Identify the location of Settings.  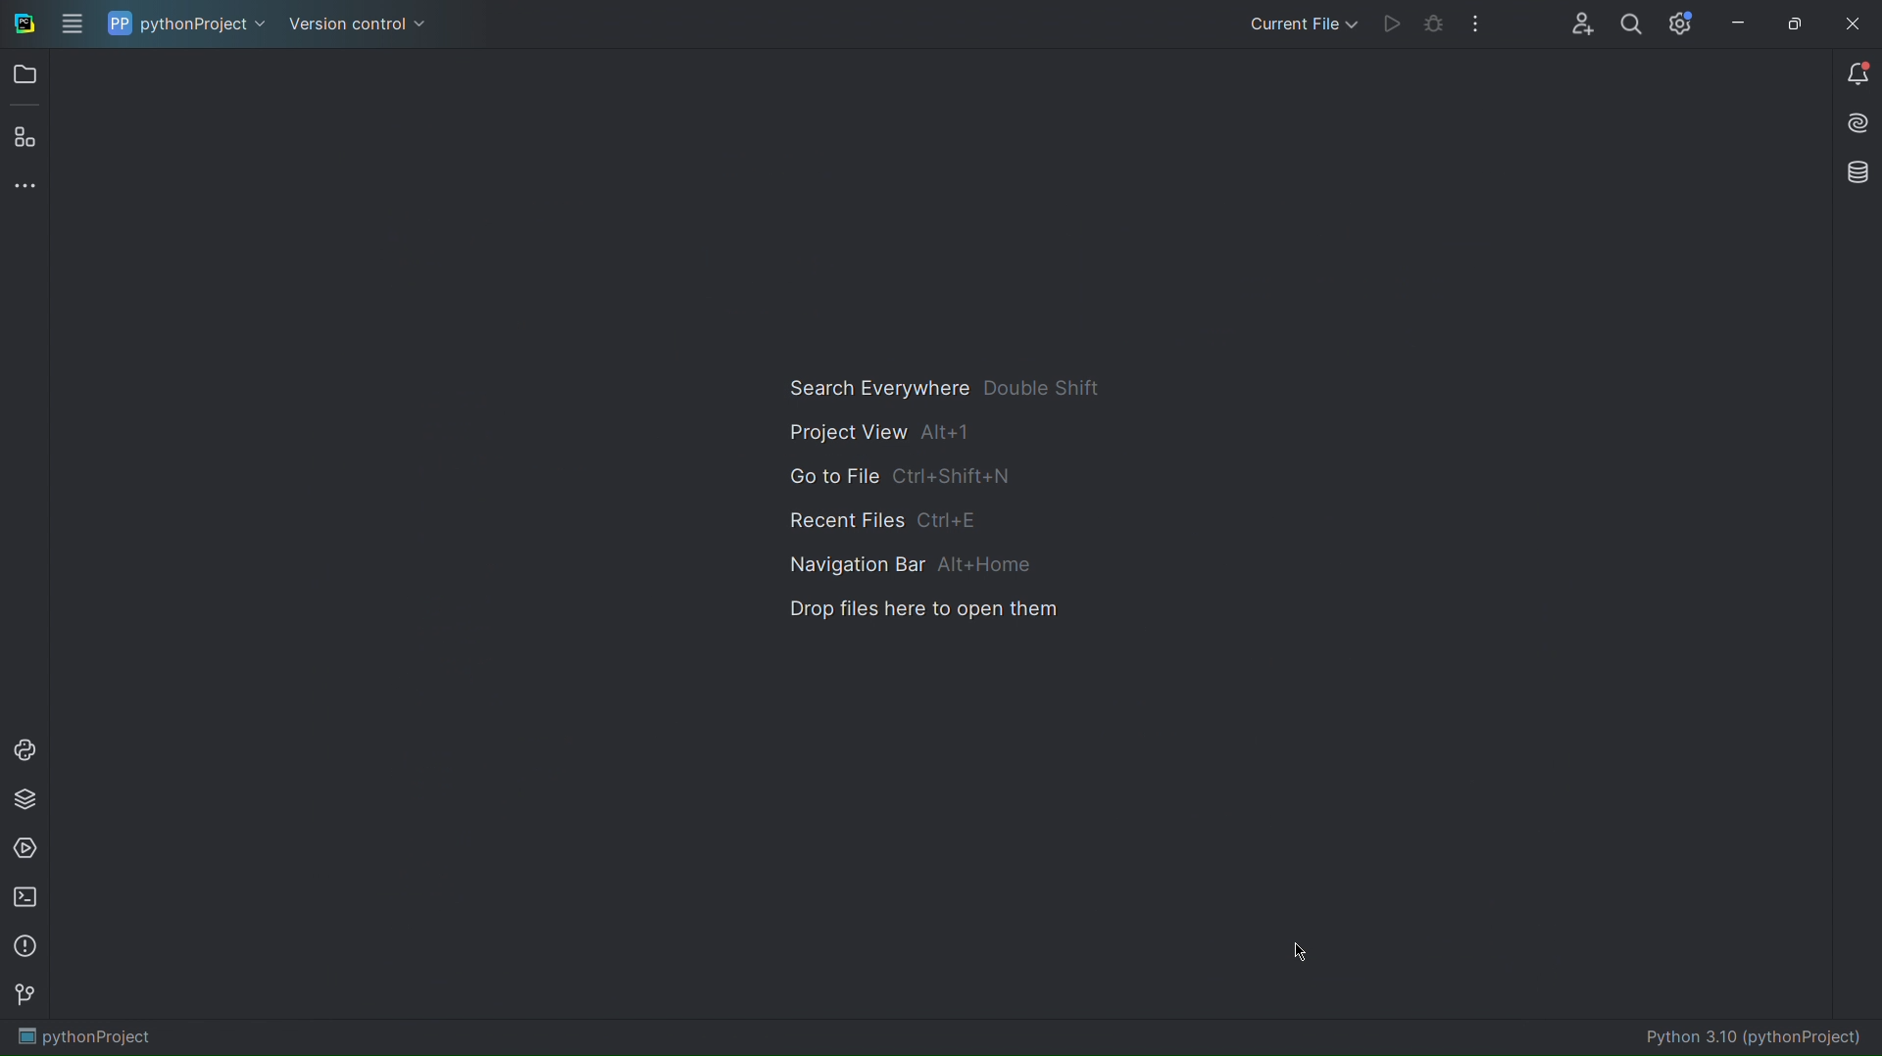
(1682, 23).